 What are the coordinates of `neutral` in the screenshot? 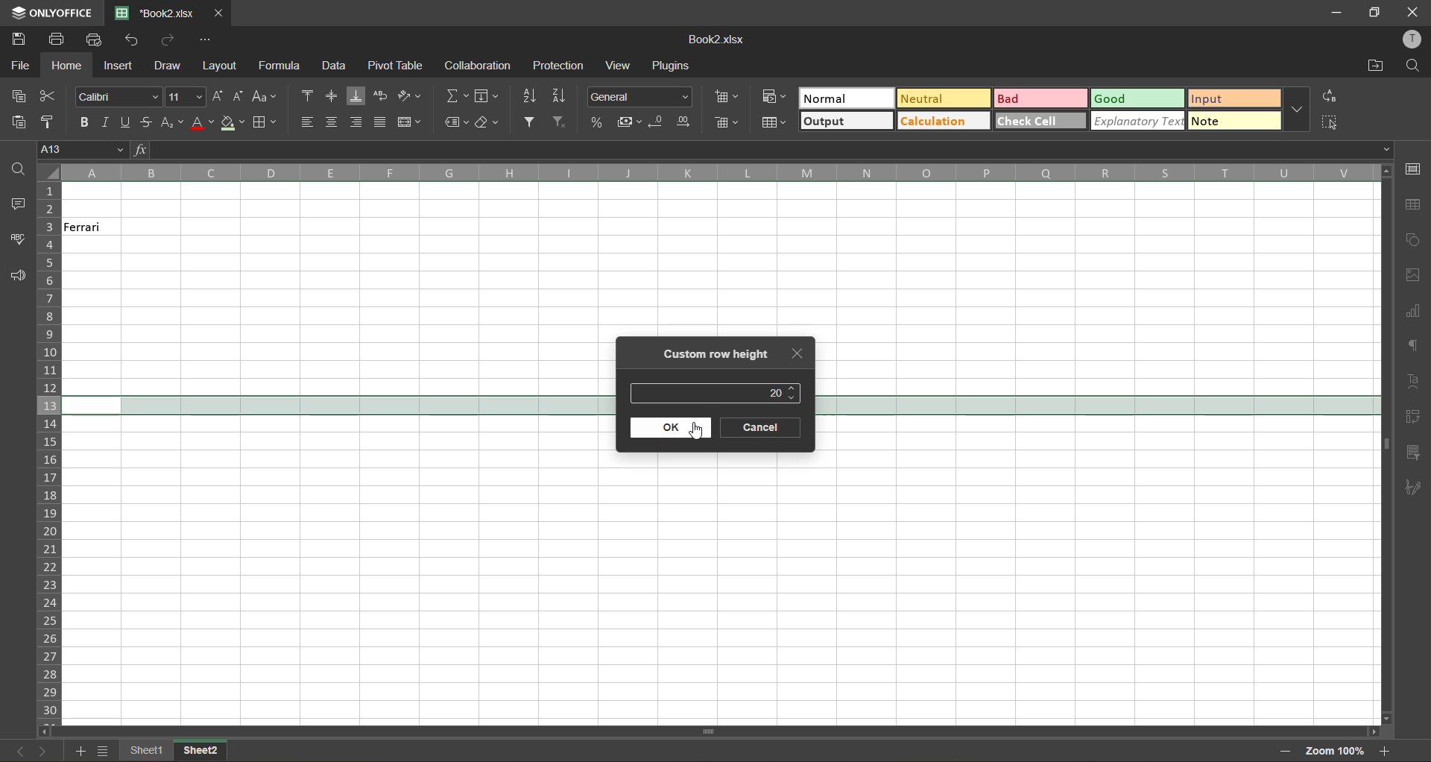 It's located at (947, 99).